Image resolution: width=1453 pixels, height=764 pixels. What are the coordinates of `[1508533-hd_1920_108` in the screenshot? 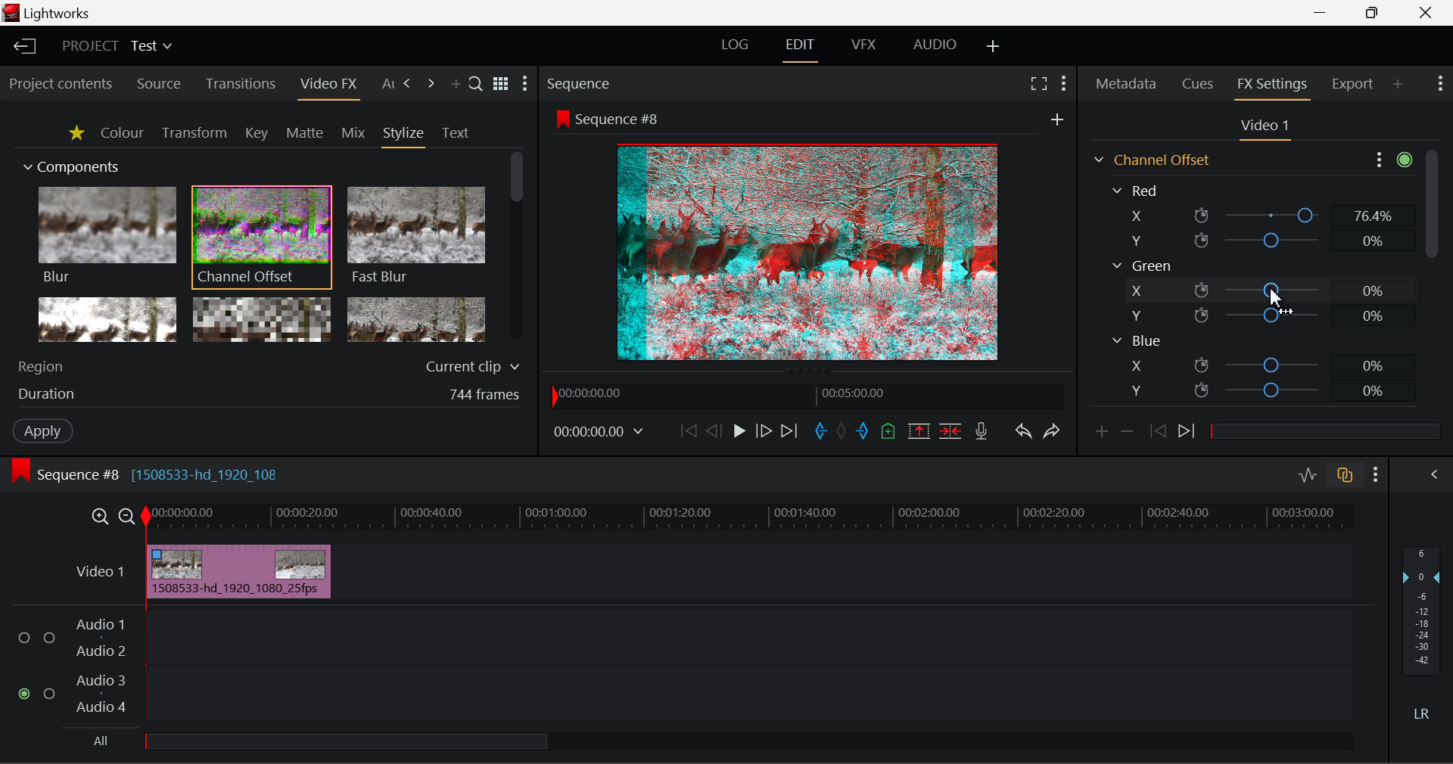 It's located at (209, 474).